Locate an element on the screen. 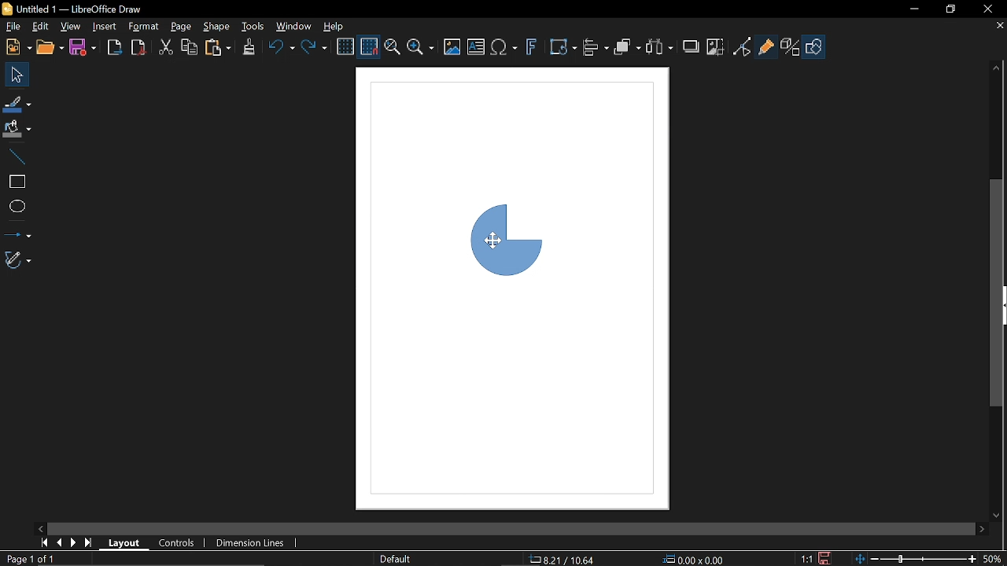 The height and width of the screenshot is (566, 1007). Quarter circle (Current diagram) is located at coordinates (505, 237).